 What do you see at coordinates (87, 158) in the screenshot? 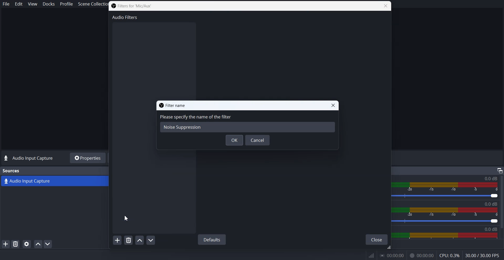
I see `Properties` at bounding box center [87, 158].